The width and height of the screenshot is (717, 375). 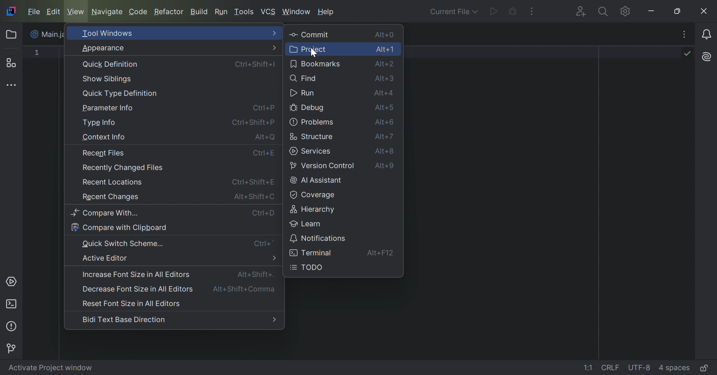 What do you see at coordinates (316, 63) in the screenshot?
I see `Bookmarks` at bounding box center [316, 63].